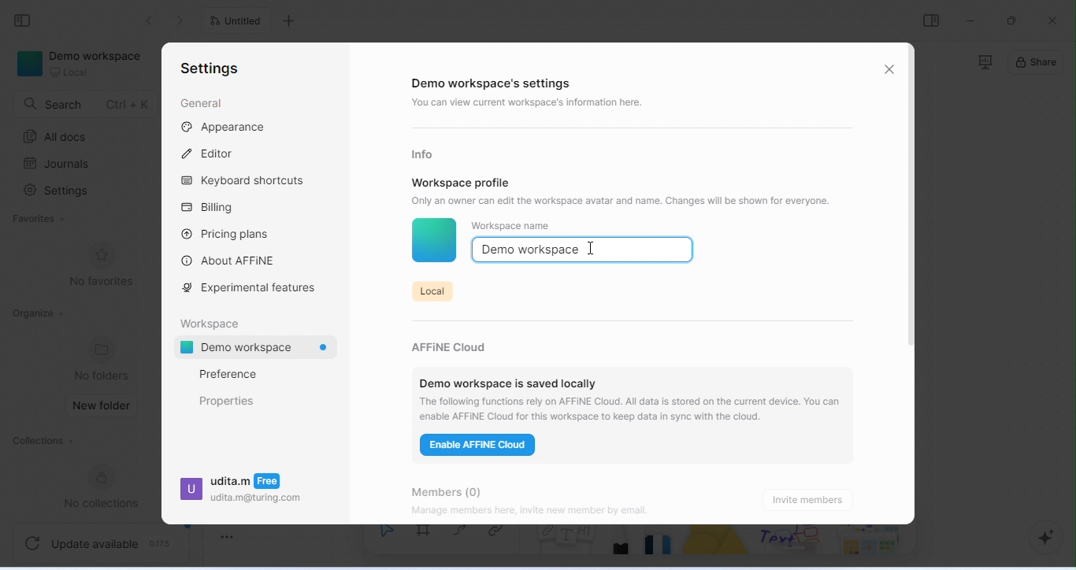  I want to click on workspace icon, so click(433, 242).